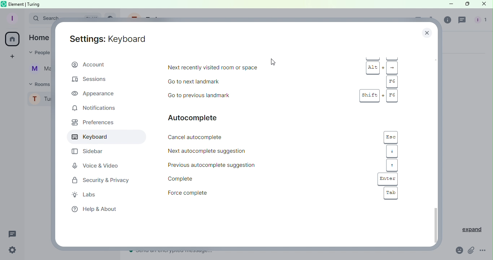  I want to click on More Options, so click(484, 251).